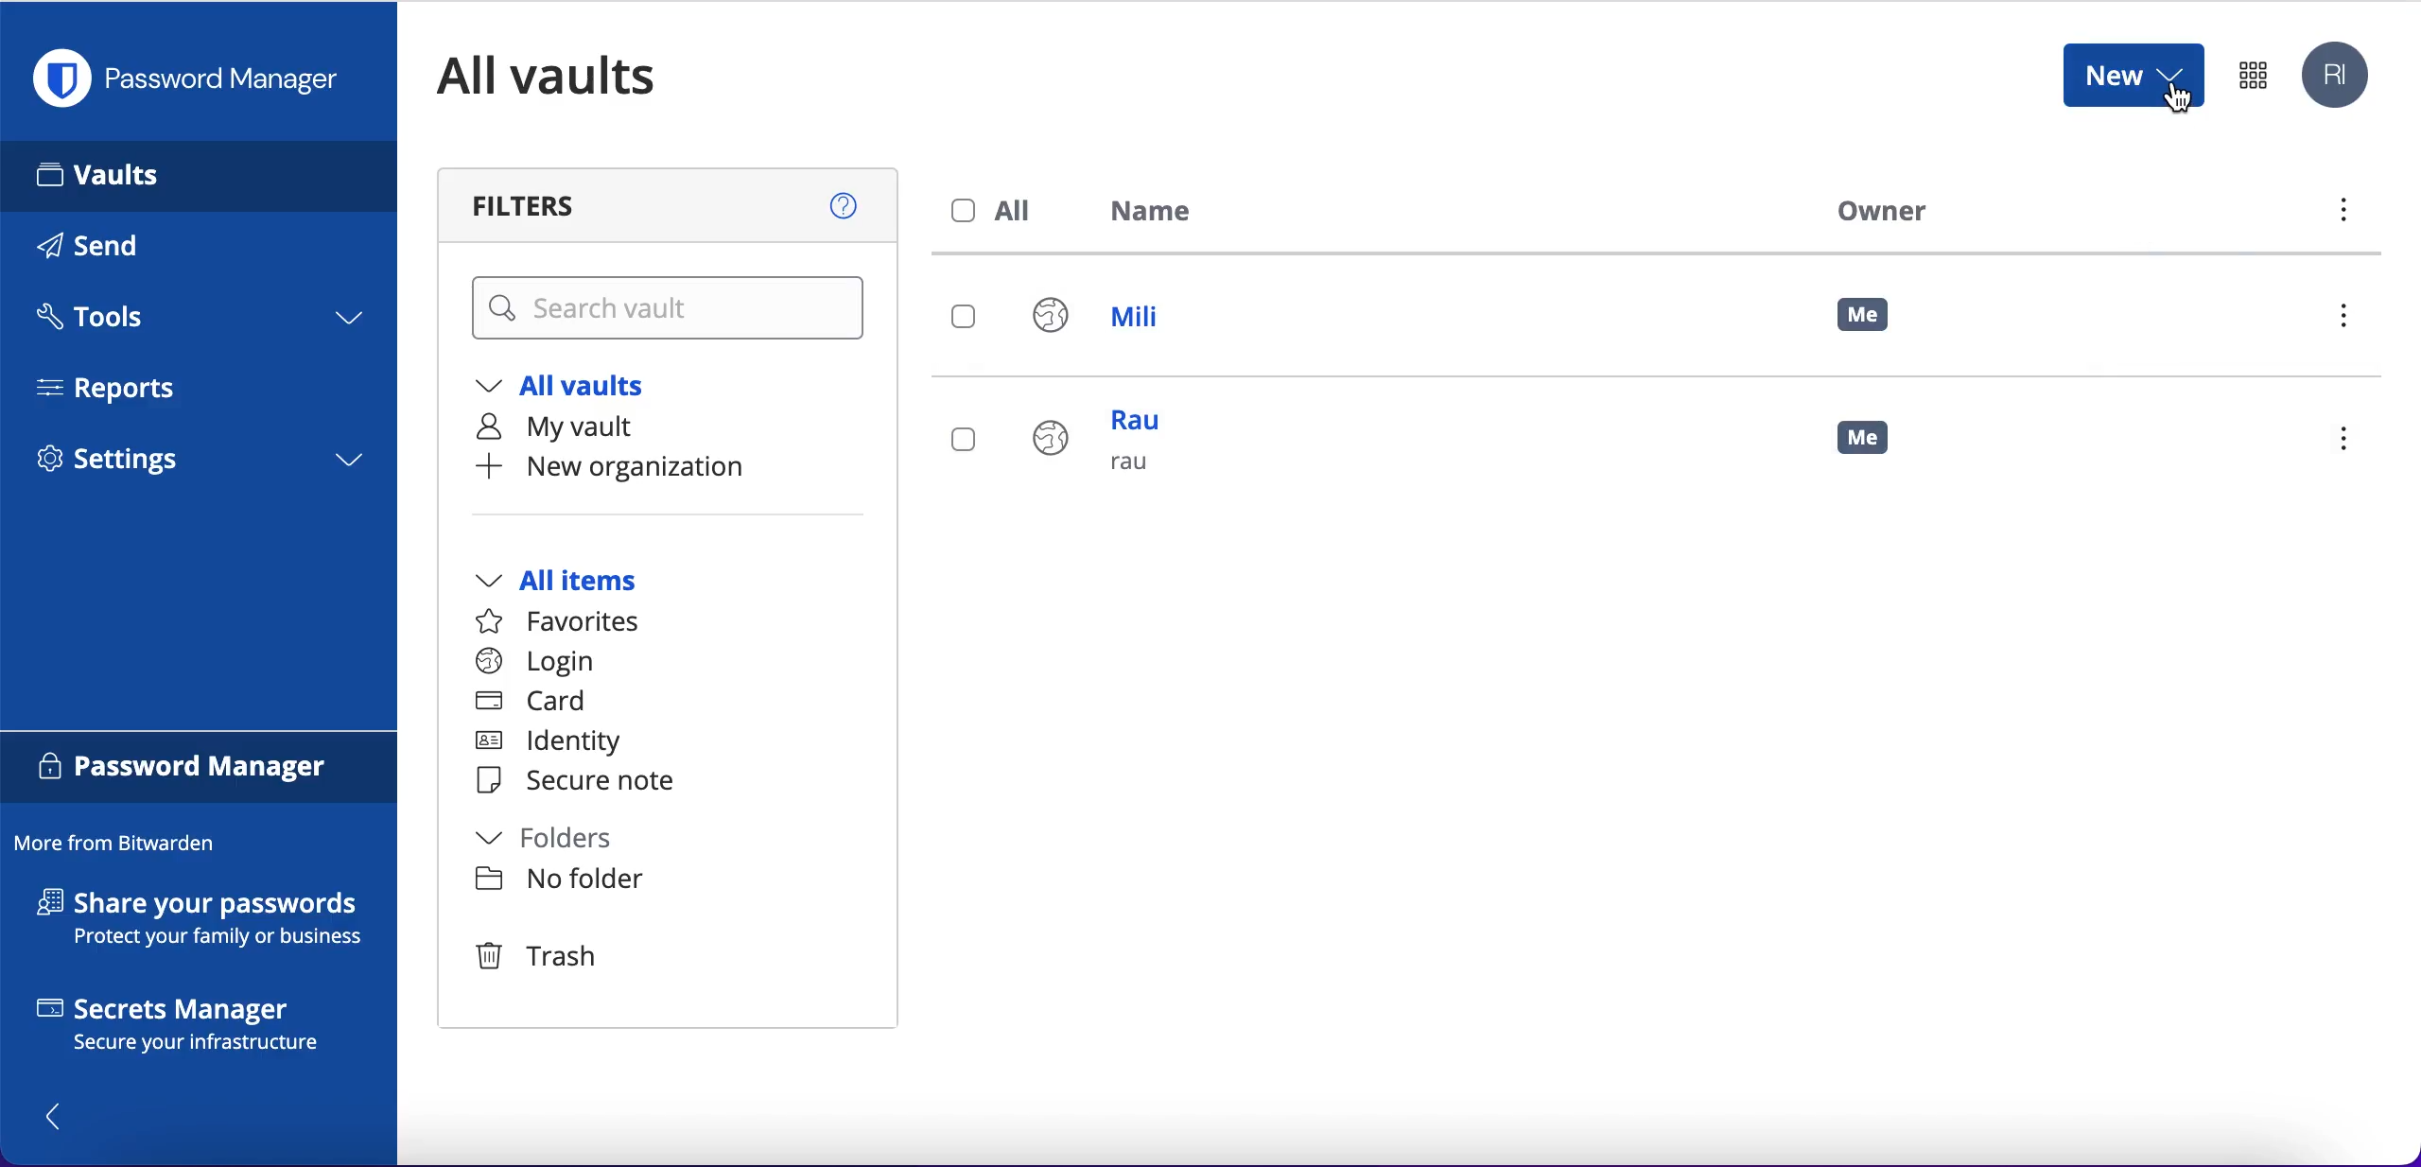 The image size is (2421, 1167). What do you see at coordinates (1865, 316) in the screenshot?
I see `me` at bounding box center [1865, 316].